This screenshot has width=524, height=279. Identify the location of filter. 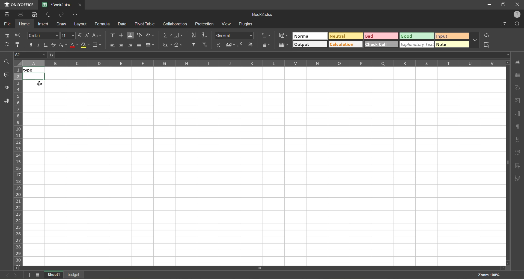
(195, 45).